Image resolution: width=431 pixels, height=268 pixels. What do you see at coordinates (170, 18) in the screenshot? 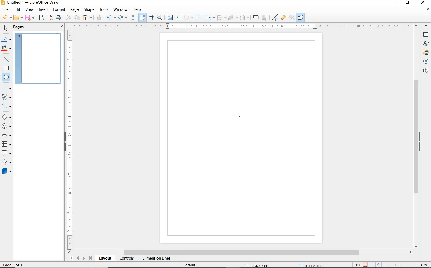
I see `INSERT IMAGE` at bounding box center [170, 18].